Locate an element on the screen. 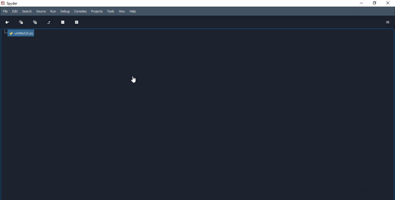  Collapse section is located at coordinates (62, 23).